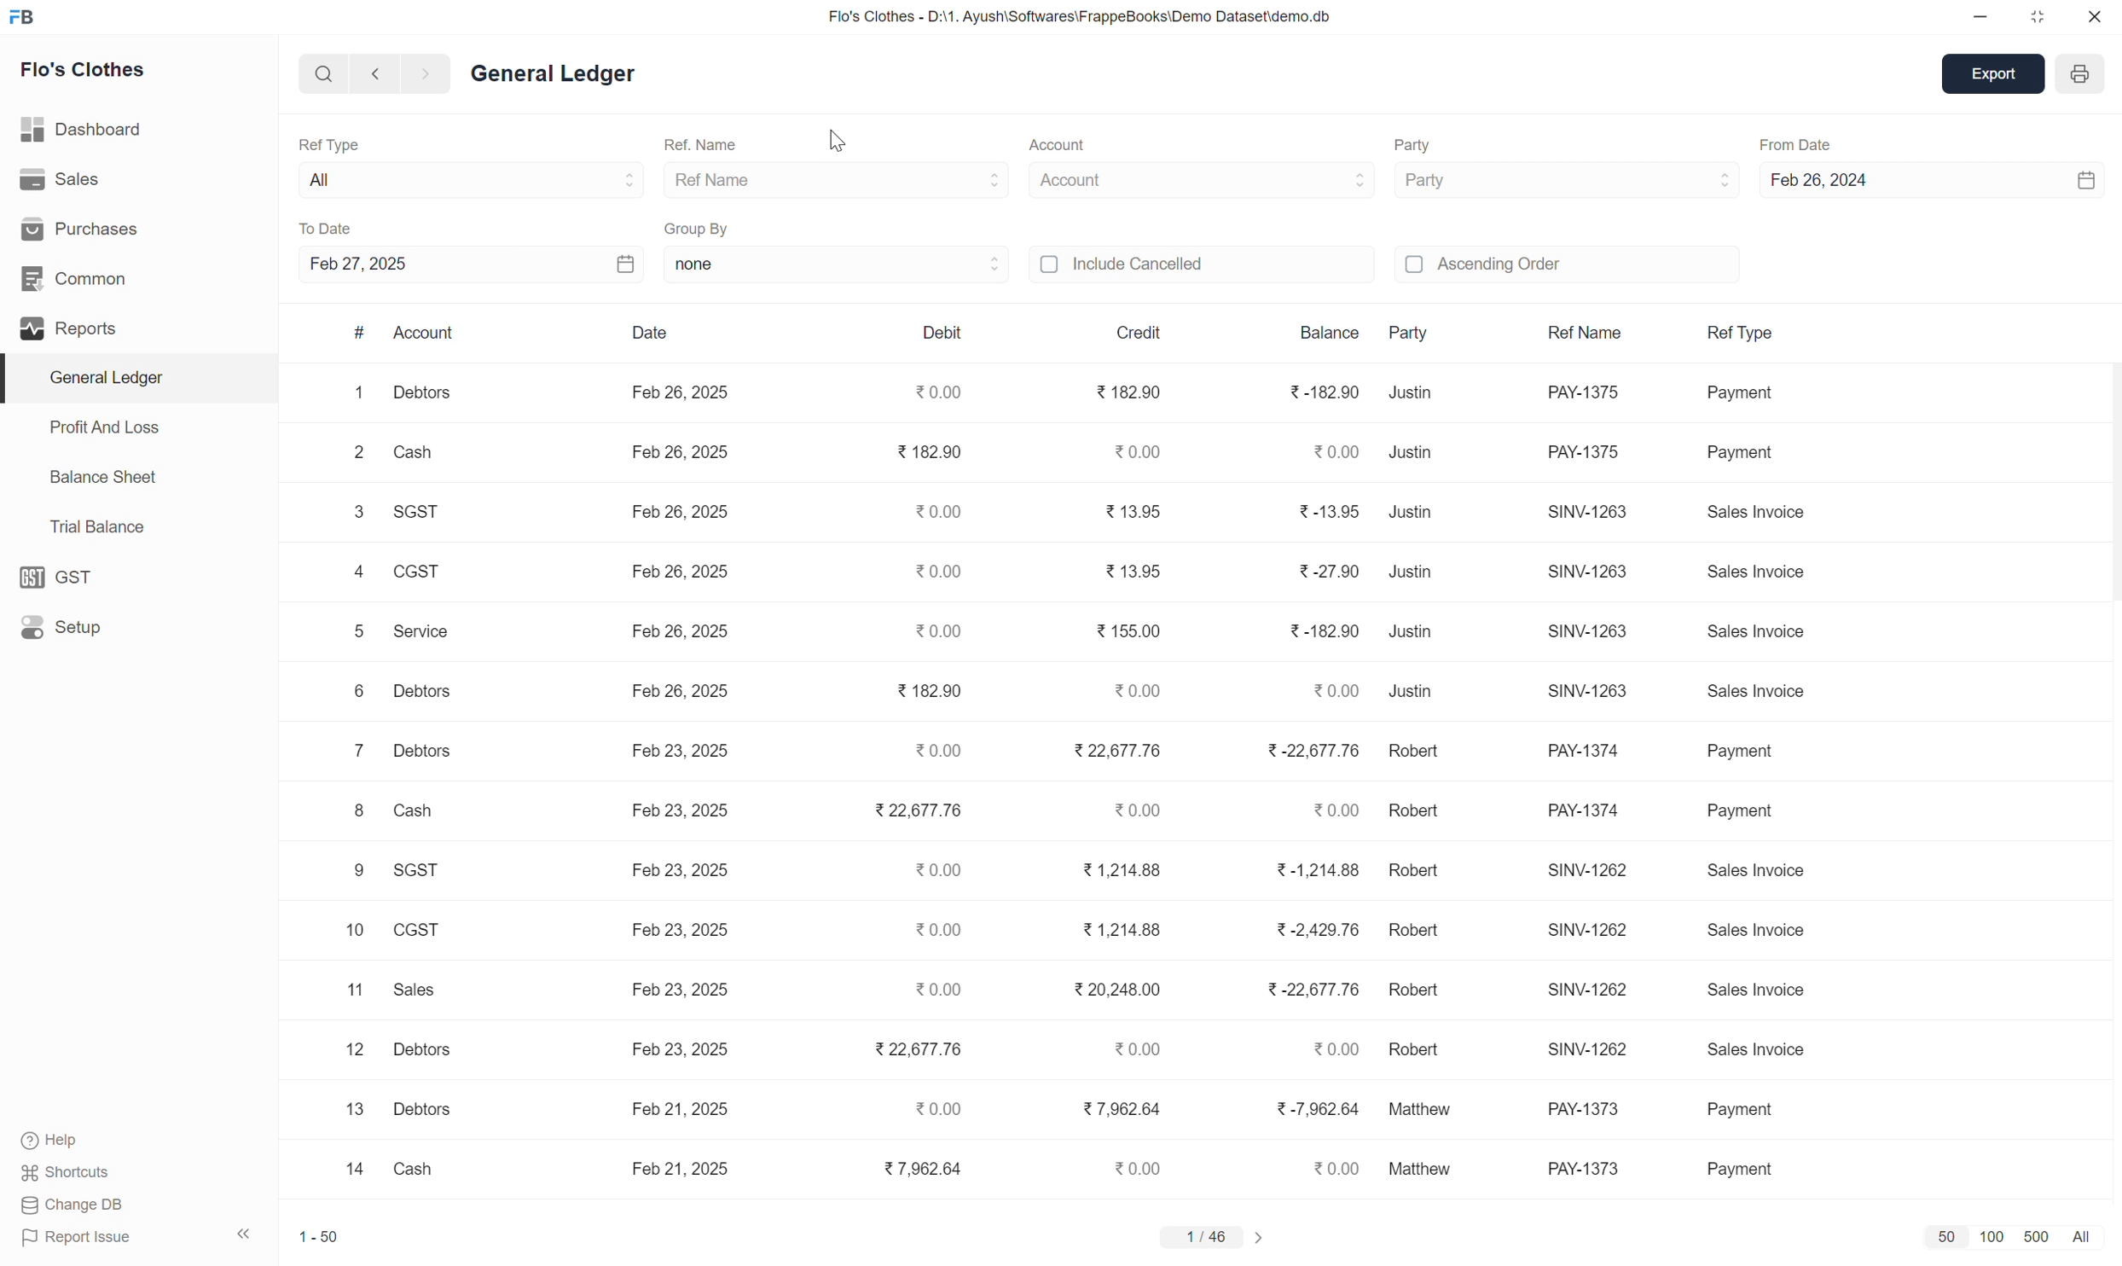 This screenshot has width=2122, height=1266. I want to click on account, so click(435, 332).